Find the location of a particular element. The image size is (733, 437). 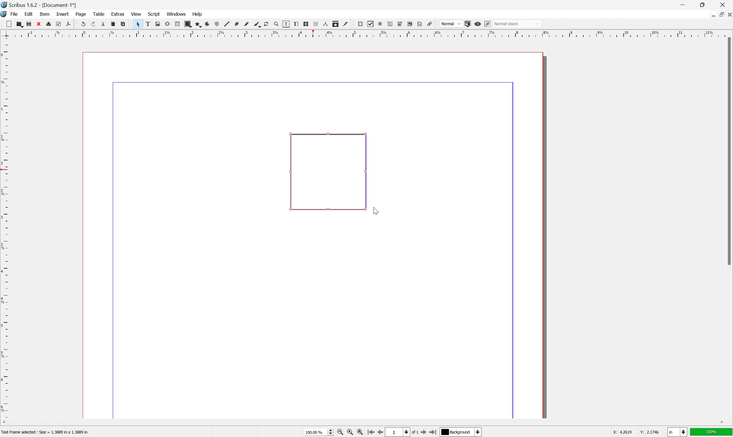

go to last page is located at coordinates (434, 432).